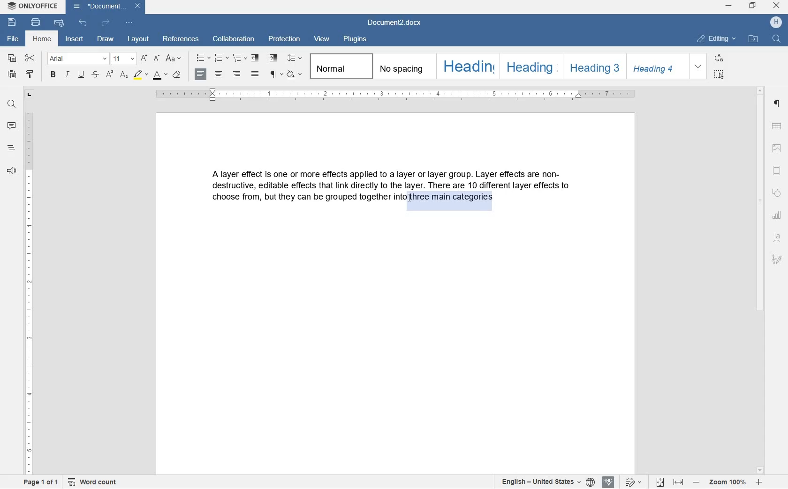 The width and height of the screenshot is (788, 489). Describe the element at coordinates (12, 75) in the screenshot. I see `paste` at that location.